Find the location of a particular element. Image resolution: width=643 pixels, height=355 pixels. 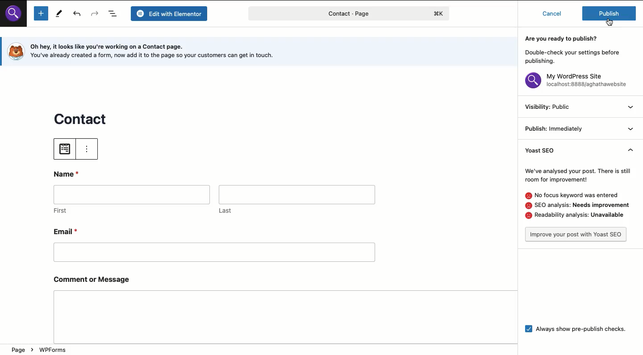

Tools is located at coordinates (58, 13).